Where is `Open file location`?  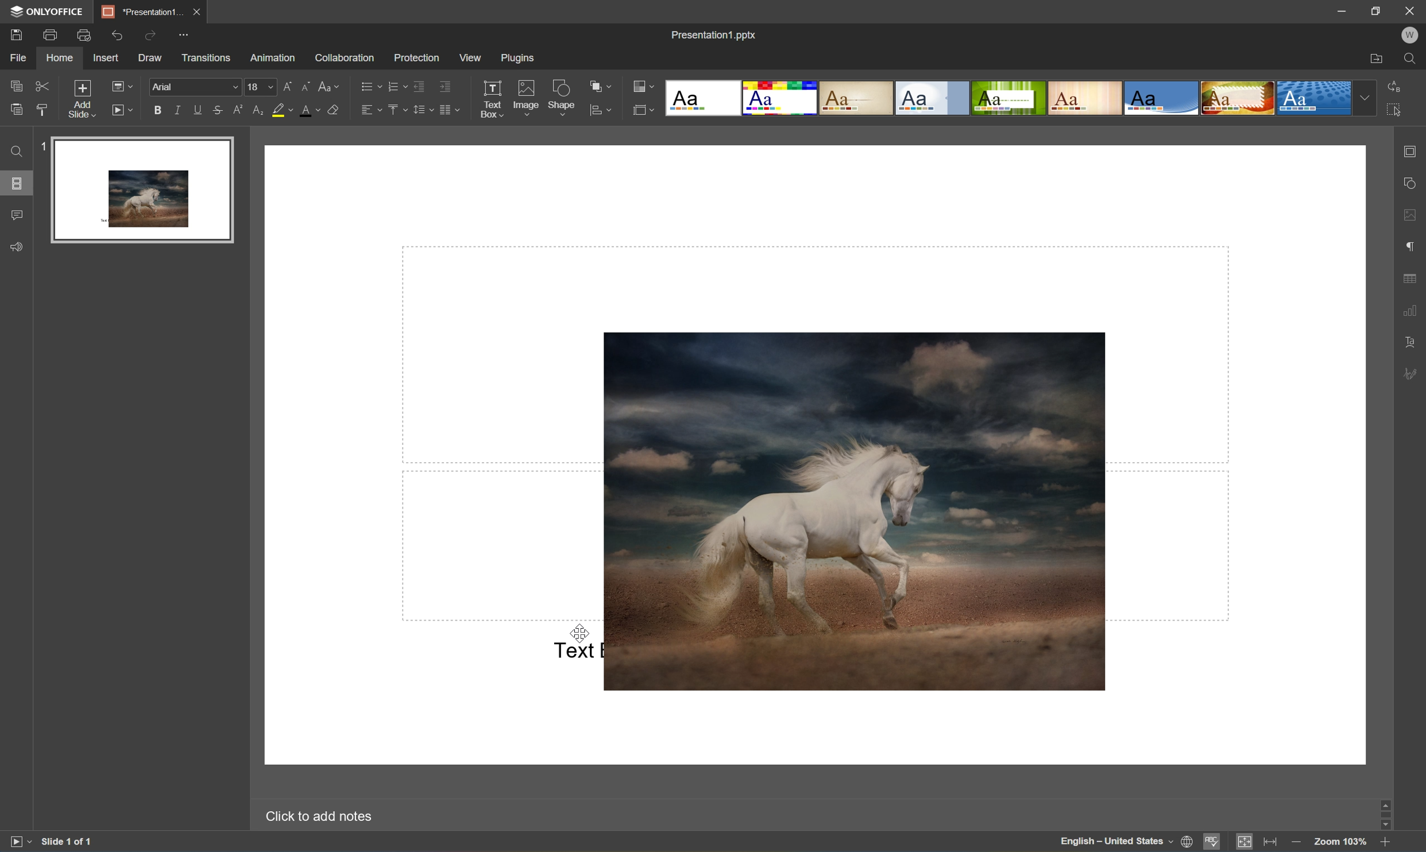 Open file location is located at coordinates (1376, 57).